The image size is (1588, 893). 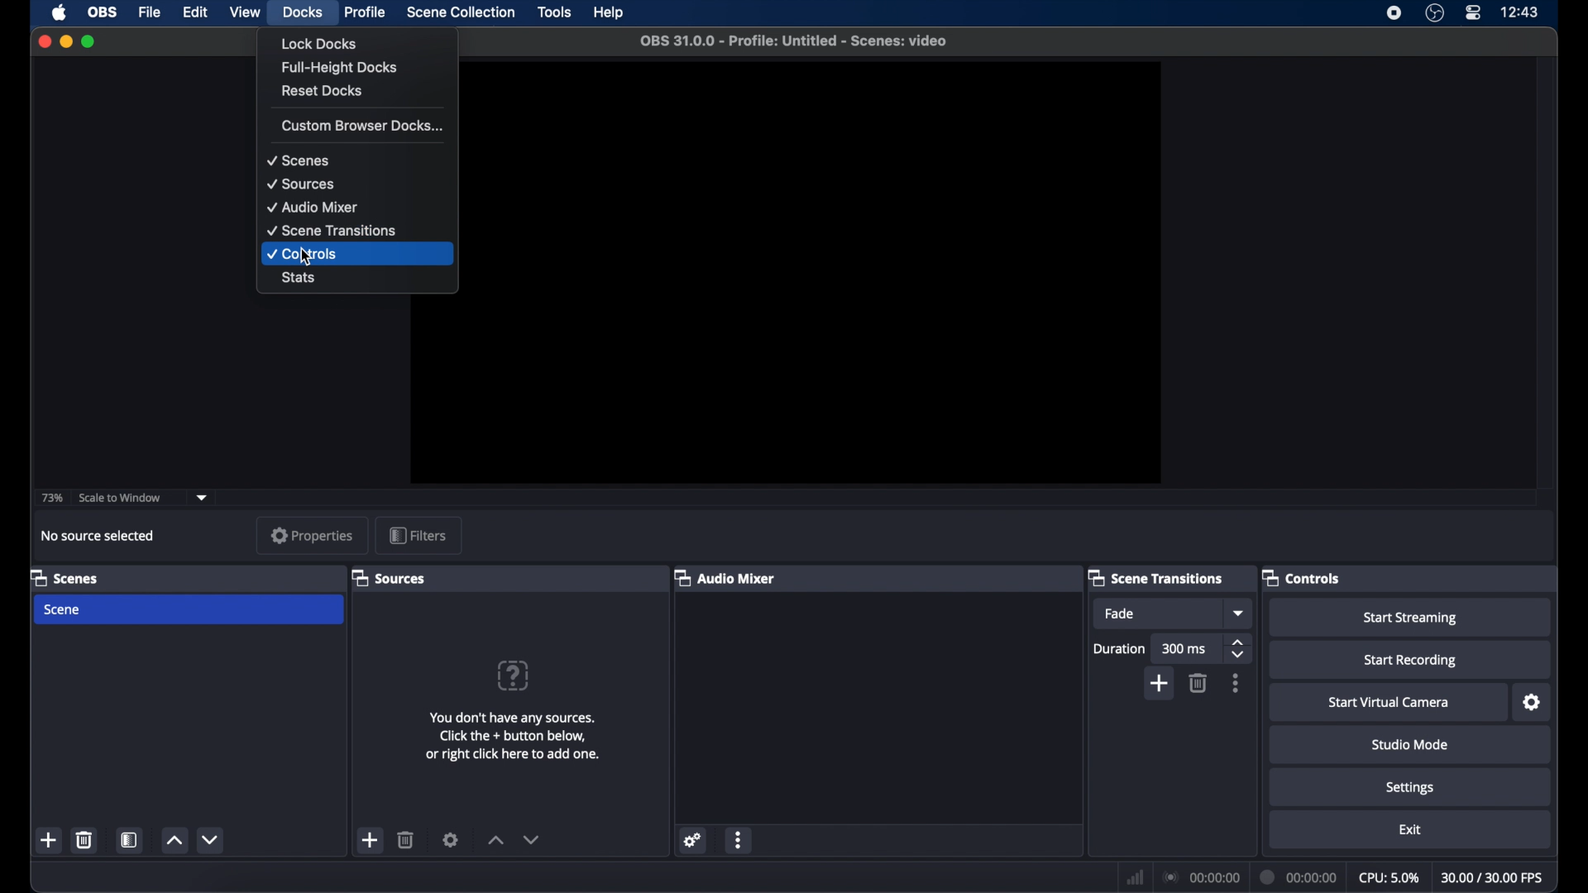 I want to click on cpu, so click(x=1389, y=876).